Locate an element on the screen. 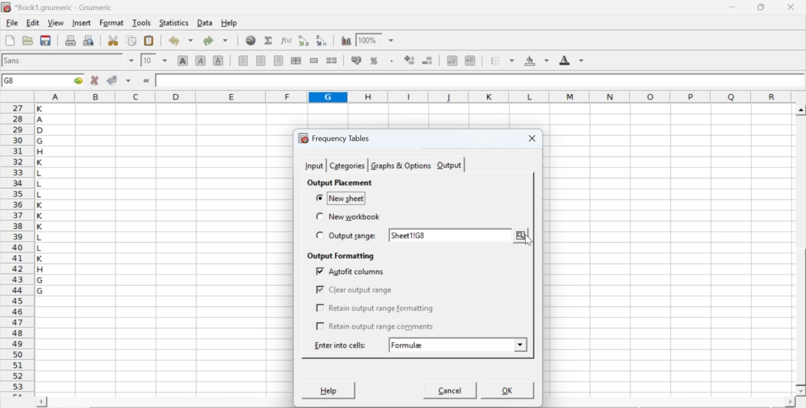 The width and height of the screenshot is (806, 408). sum in current cell is located at coordinates (269, 40).